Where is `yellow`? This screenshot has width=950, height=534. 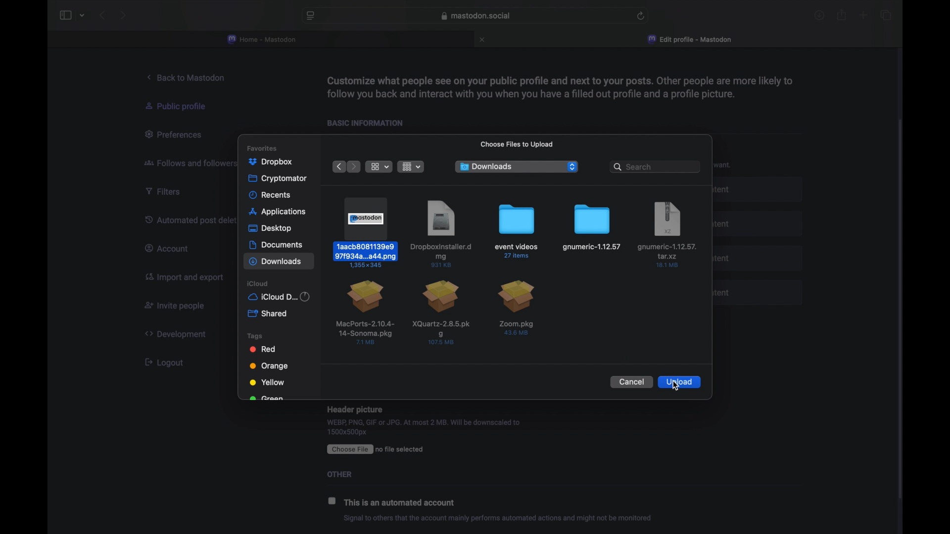 yellow is located at coordinates (267, 382).